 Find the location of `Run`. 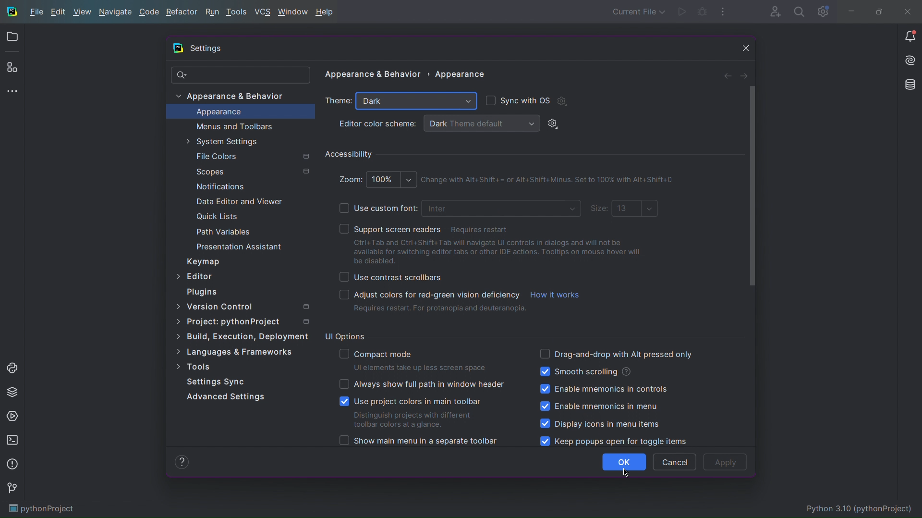

Run is located at coordinates (212, 12).